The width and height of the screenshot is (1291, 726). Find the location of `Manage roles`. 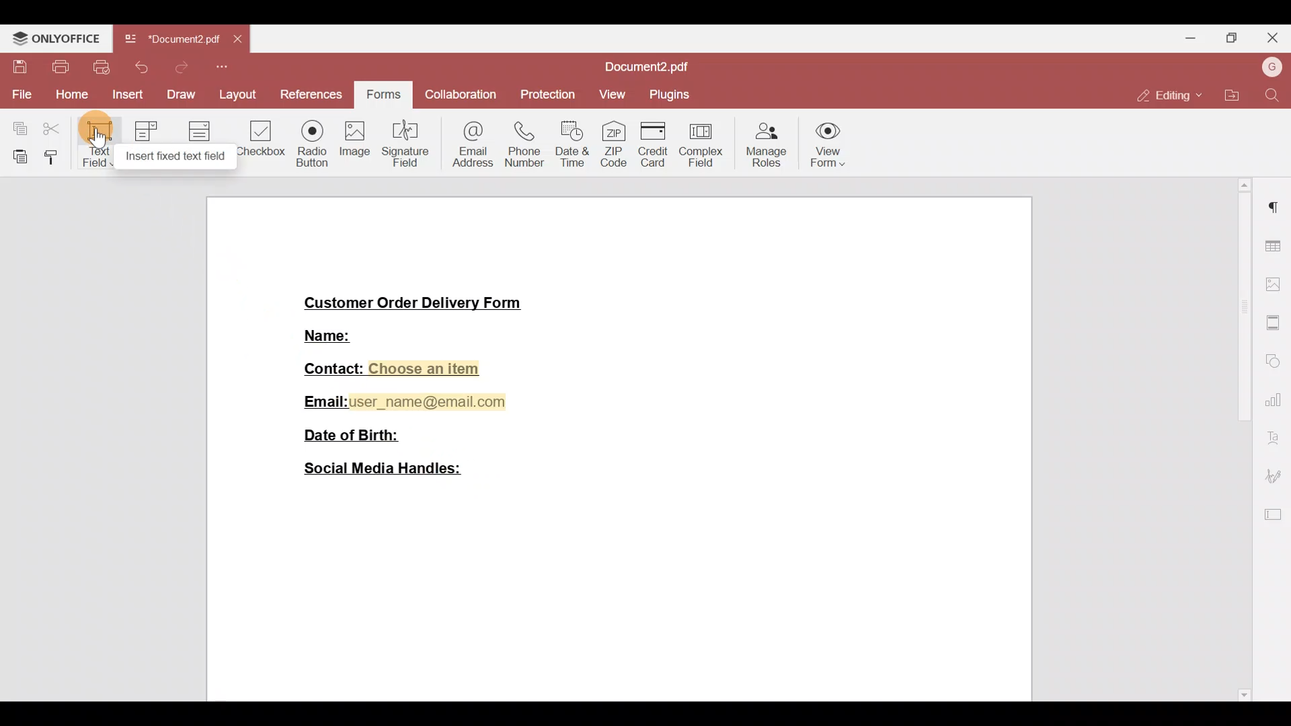

Manage roles is located at coordinates (768, 143).